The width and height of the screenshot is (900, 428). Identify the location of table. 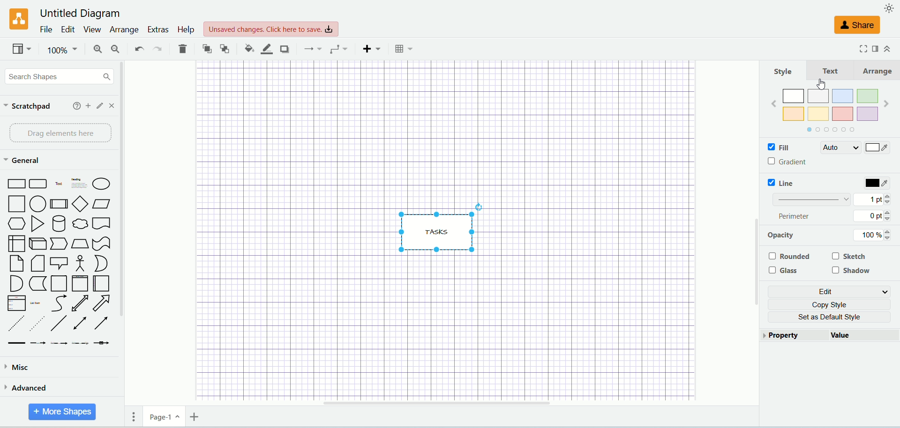
(405, 49).